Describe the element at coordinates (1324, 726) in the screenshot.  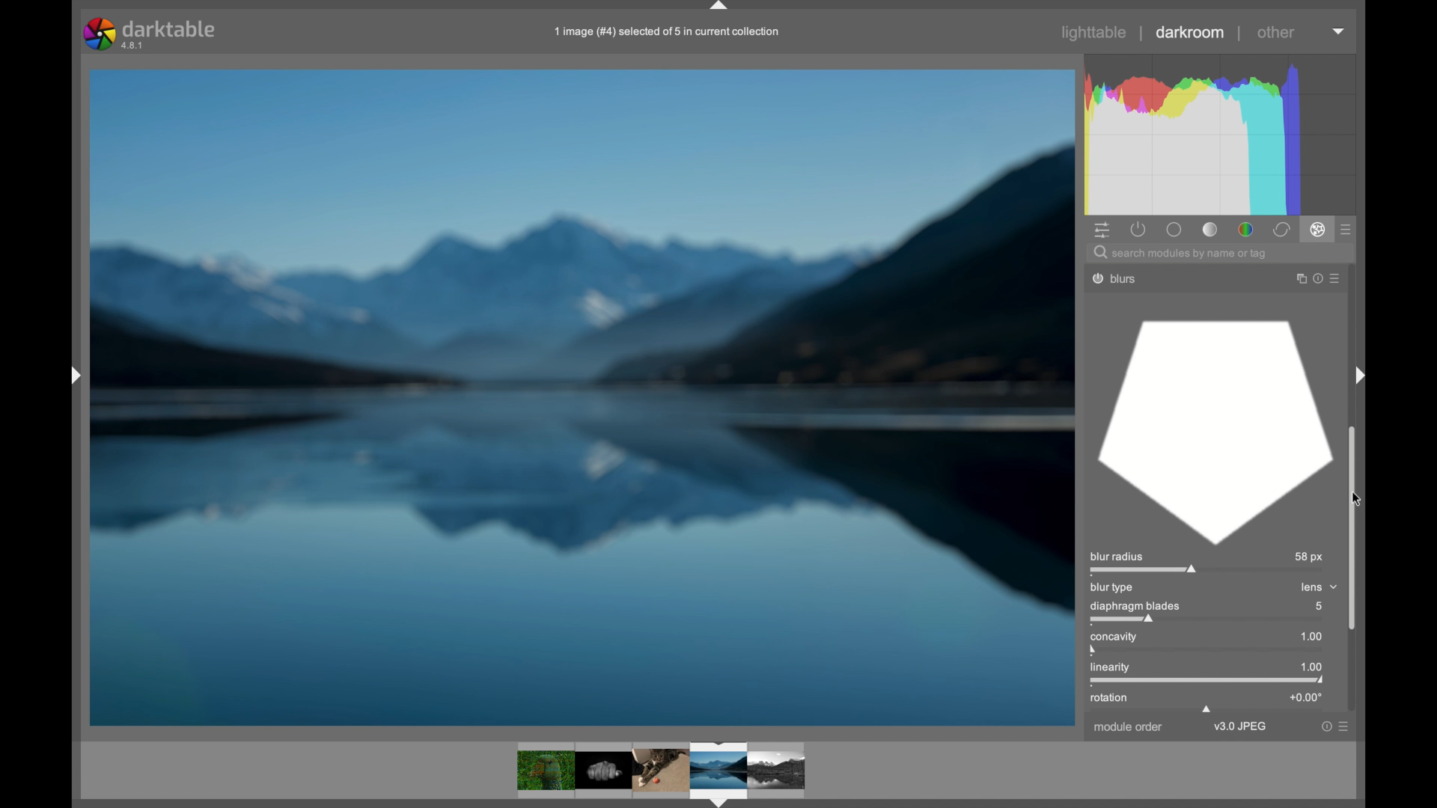
I see `help` at that location.